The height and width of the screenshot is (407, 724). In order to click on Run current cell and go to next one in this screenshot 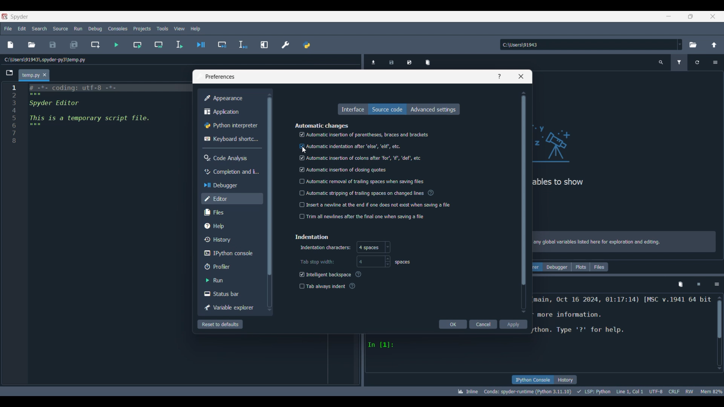, I will do `click(158, 44)`.